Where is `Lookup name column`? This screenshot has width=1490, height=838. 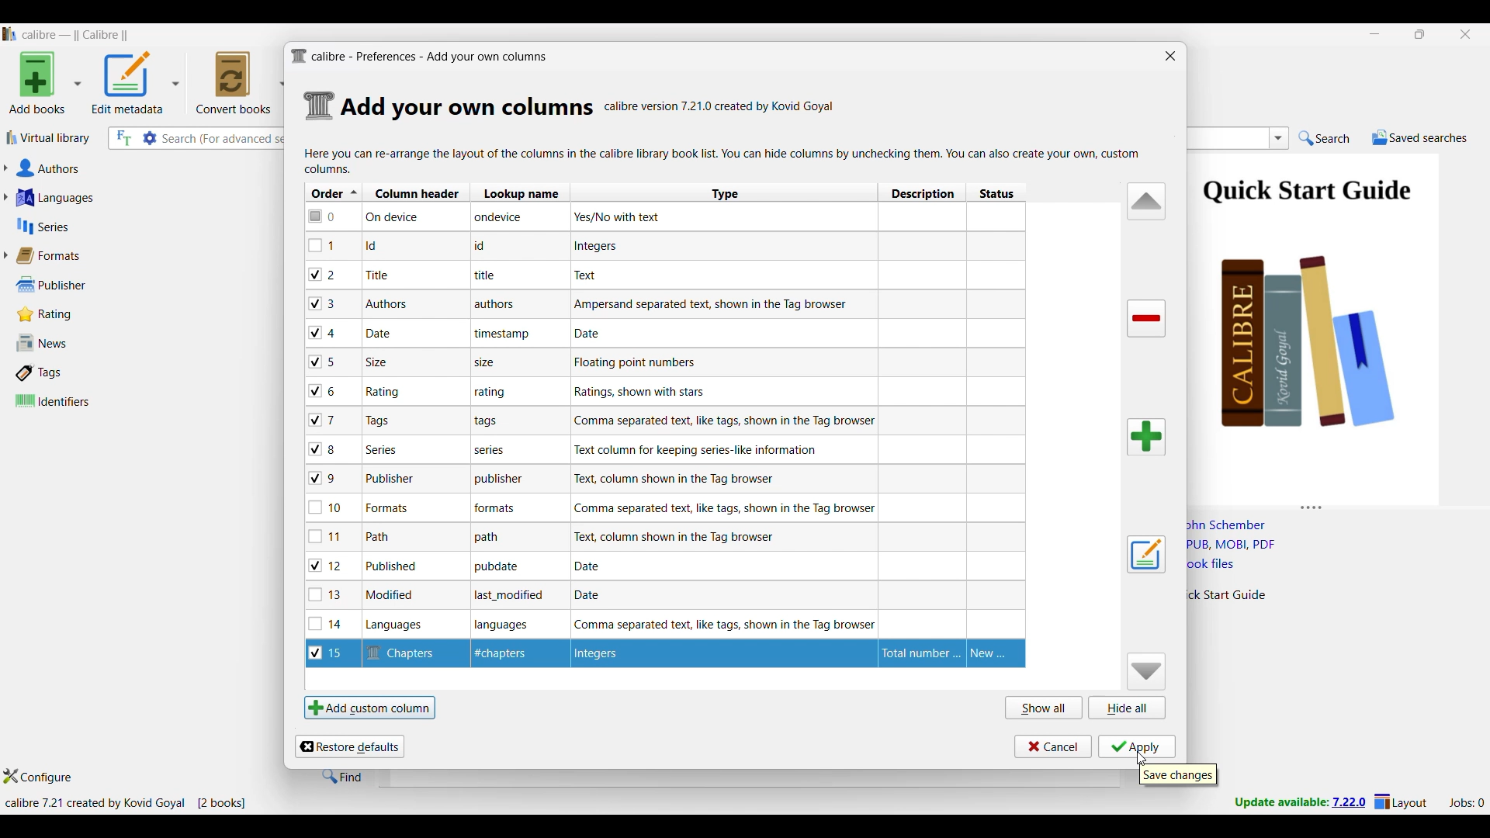 Lookup name column is located at coordinates (519, 192).